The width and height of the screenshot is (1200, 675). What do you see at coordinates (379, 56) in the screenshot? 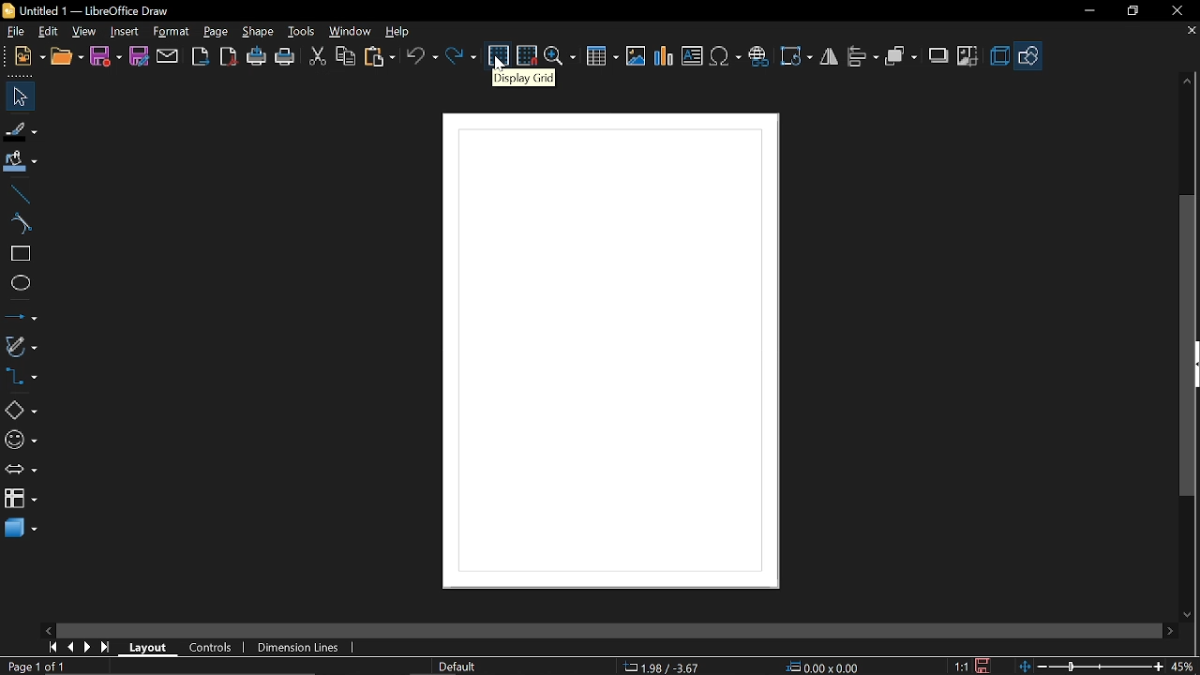
I see `paste` at bounding box center [379, 56].